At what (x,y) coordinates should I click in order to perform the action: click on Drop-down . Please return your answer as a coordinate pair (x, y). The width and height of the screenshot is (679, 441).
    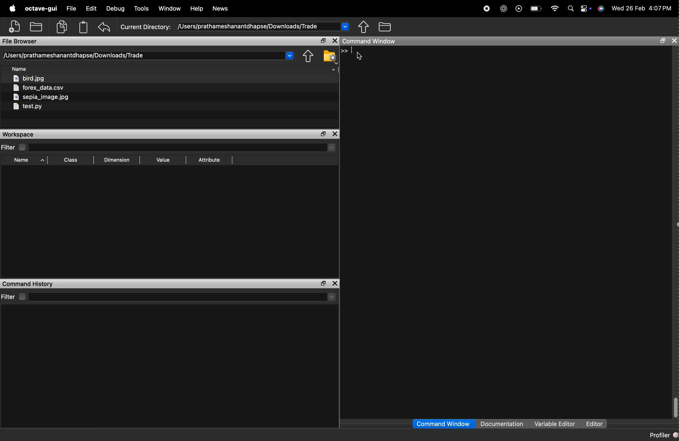
    Looking at the image, I should click on (332, 147).